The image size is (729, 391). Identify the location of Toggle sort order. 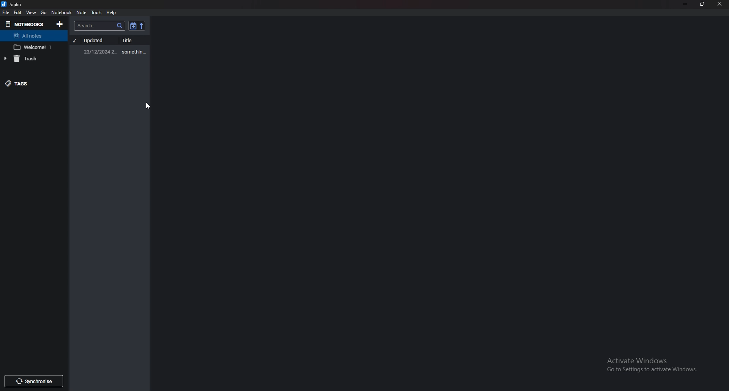
(133, 26).